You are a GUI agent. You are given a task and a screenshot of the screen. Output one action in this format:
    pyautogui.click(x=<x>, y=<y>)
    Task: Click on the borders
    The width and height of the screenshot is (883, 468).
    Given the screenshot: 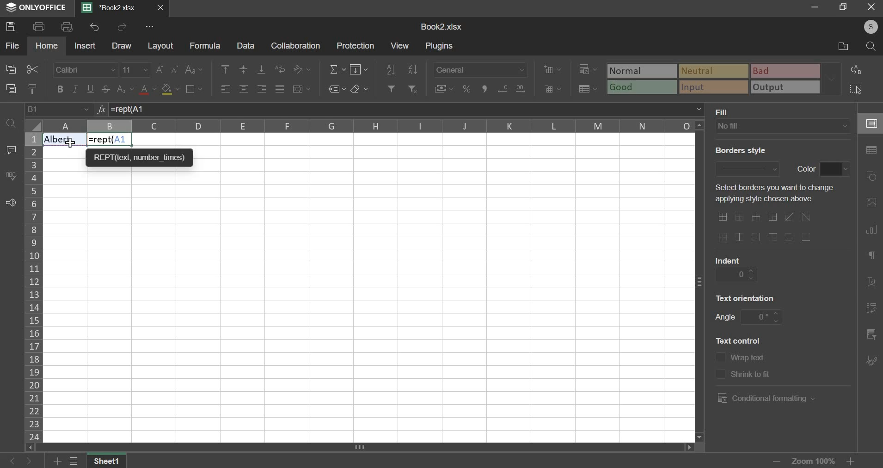 What is the action you would take?
    pyautogui.click(x=193, y=89)
    